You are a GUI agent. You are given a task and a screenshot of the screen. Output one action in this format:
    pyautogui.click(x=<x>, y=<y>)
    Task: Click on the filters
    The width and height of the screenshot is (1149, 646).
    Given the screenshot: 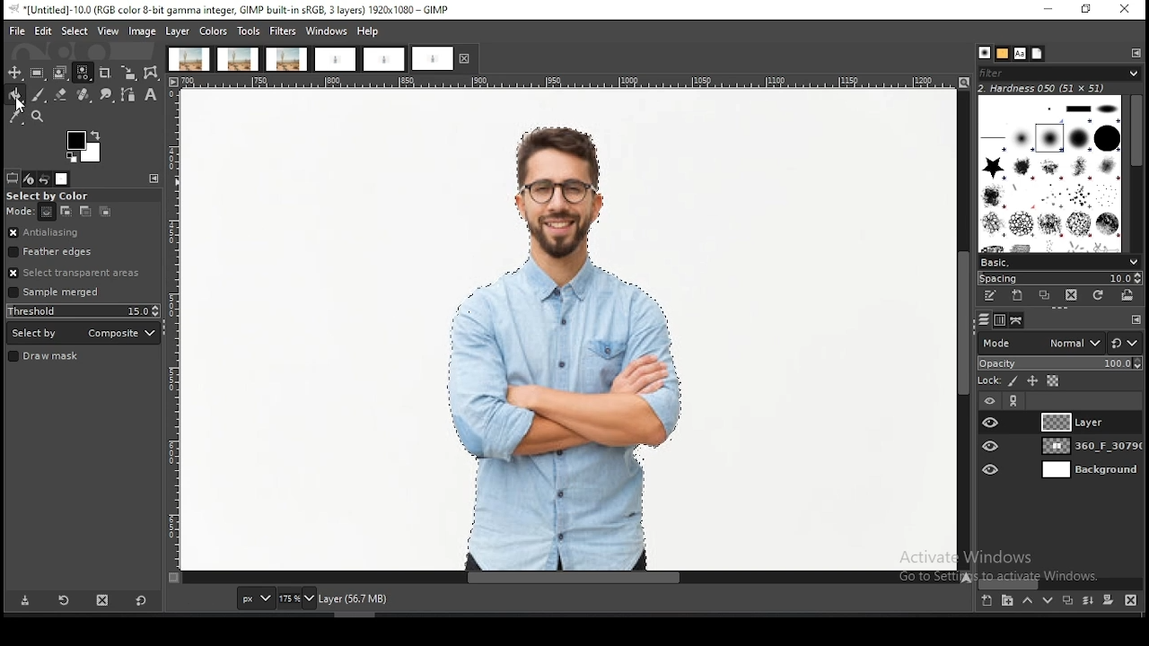 What is the action you would take?
    pyautogui.click(x=284, y=31)
    